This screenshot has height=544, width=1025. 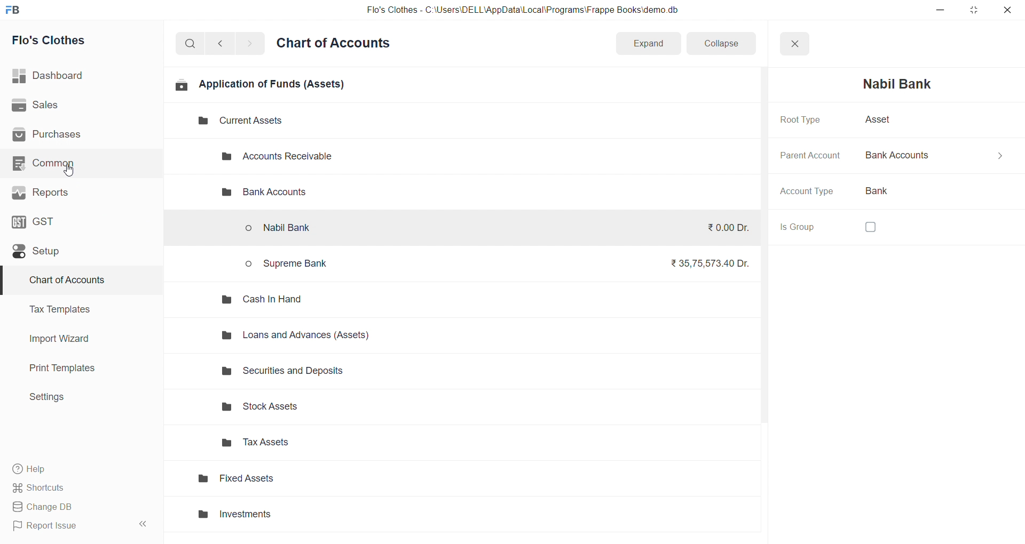 I want to click on Fixed Assets, so click(x=290, y=482).